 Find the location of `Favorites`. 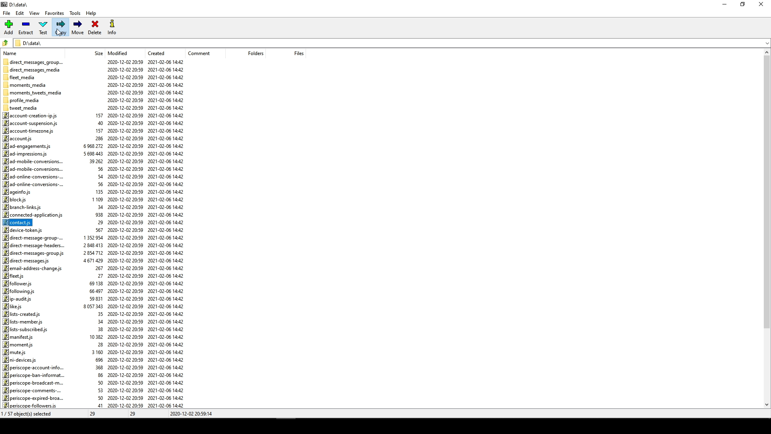

Favorites is located at coordinates (55, 14).